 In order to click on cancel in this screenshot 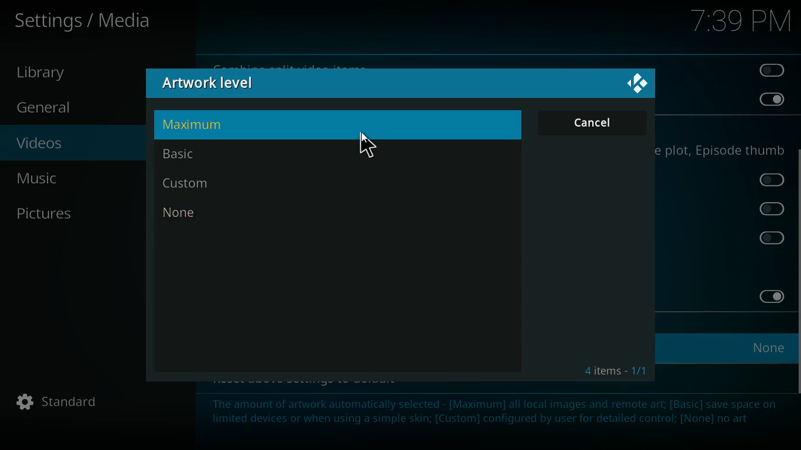, I will do `click(593, 122)`.